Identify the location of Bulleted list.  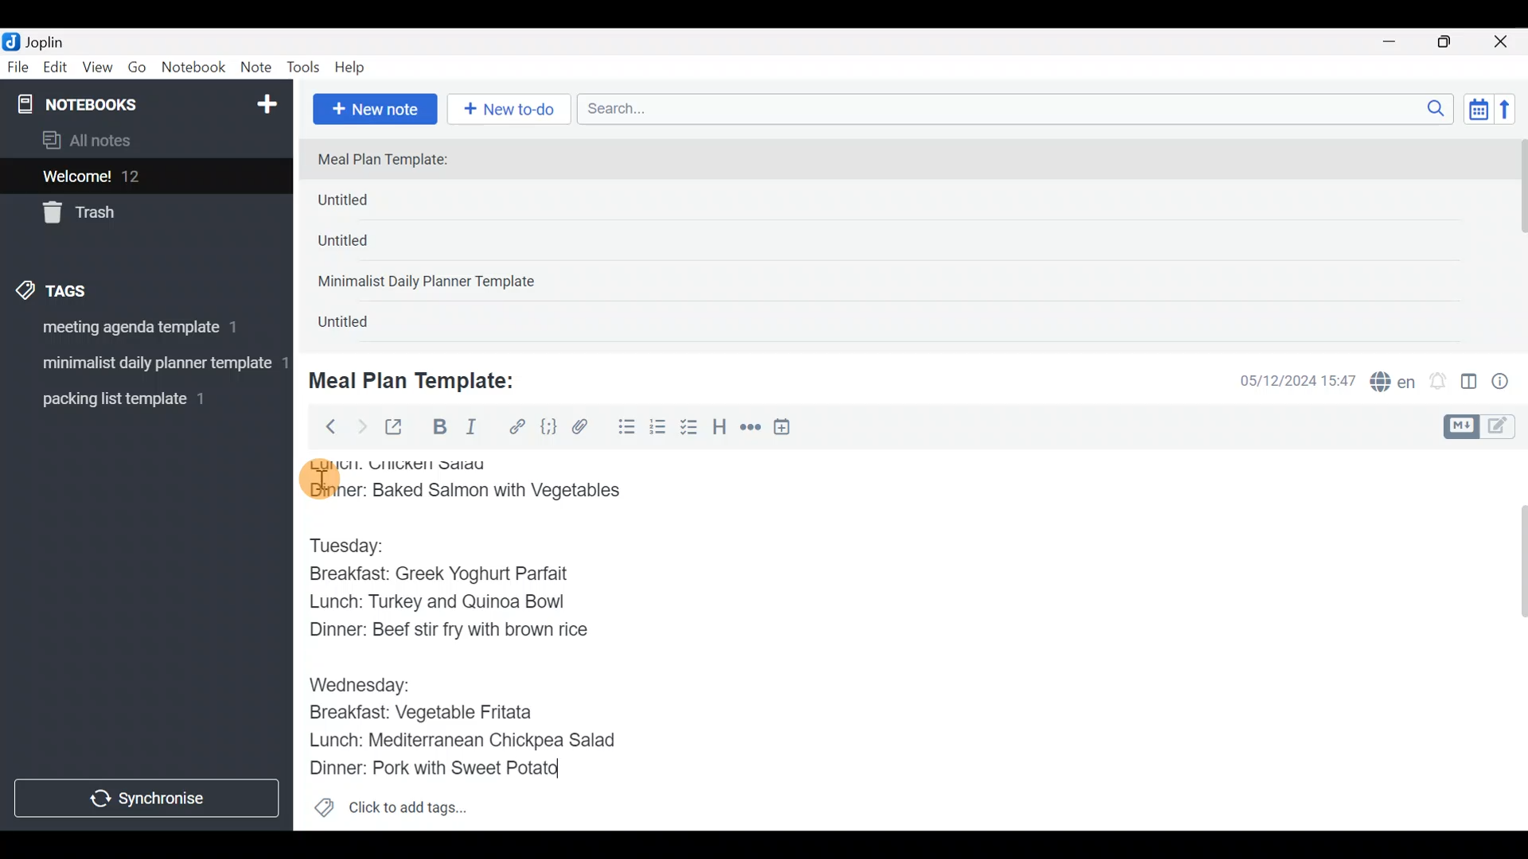
(623, 428).